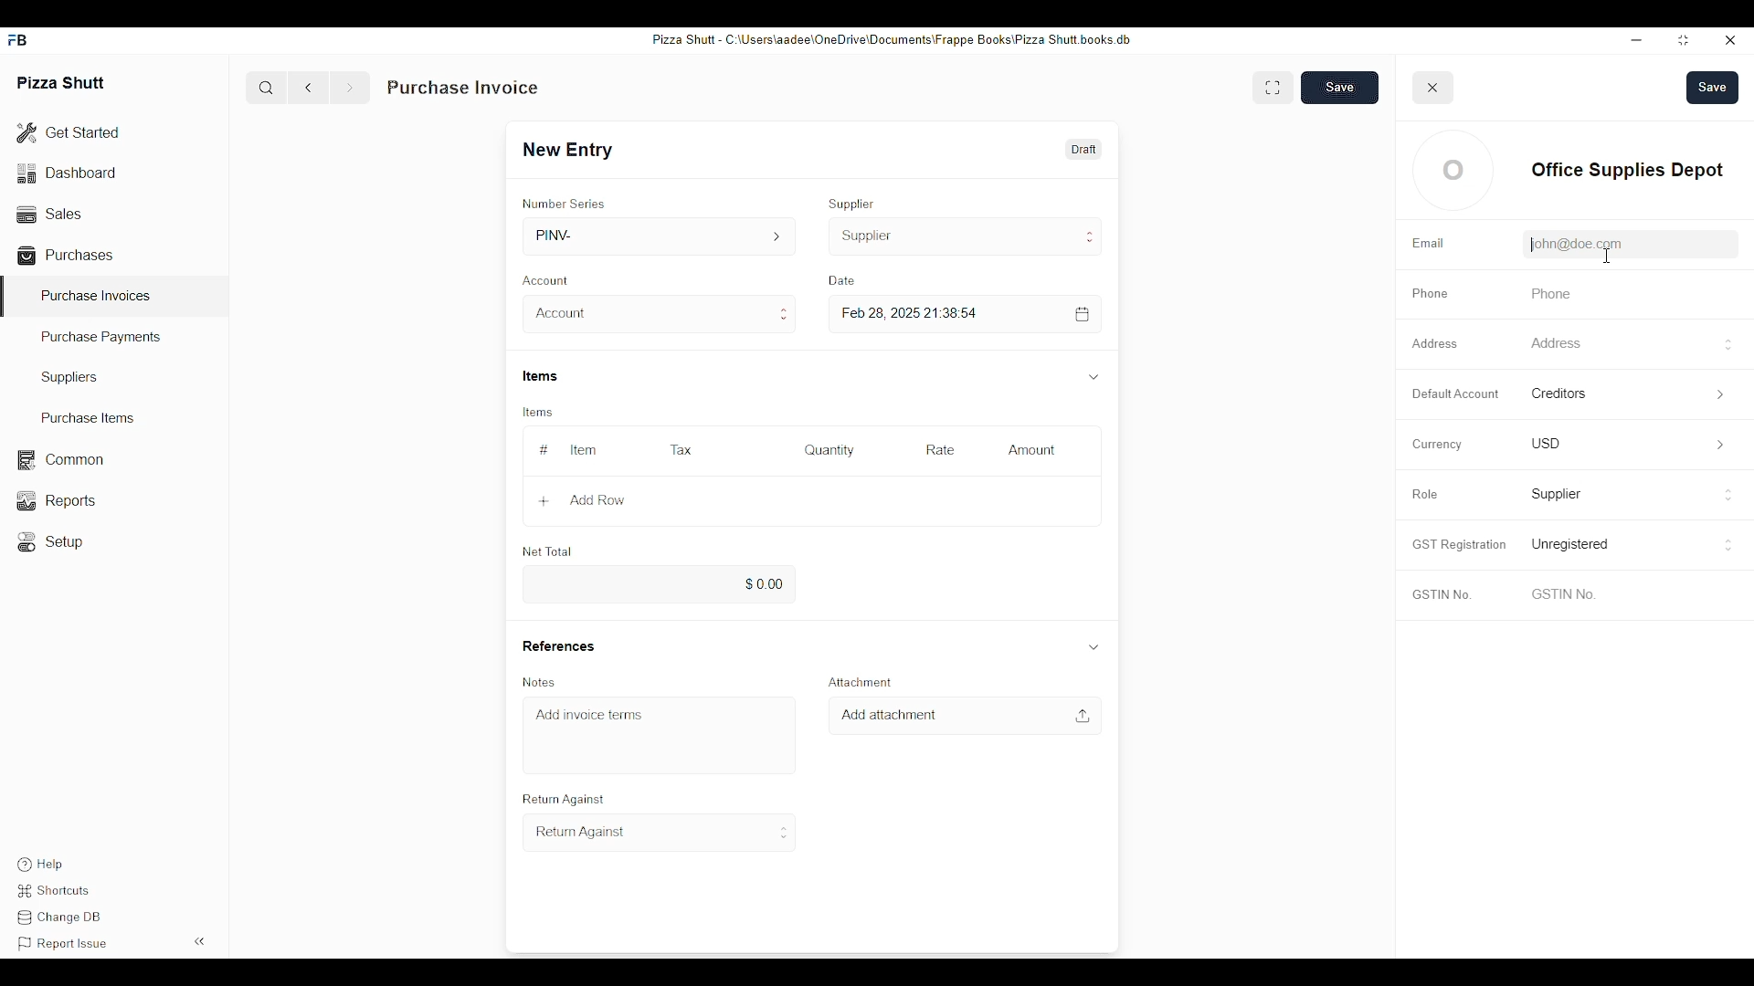 This screenshot has width=1754, height=986. I want to click on Add invoice terms, so click(590, 714).